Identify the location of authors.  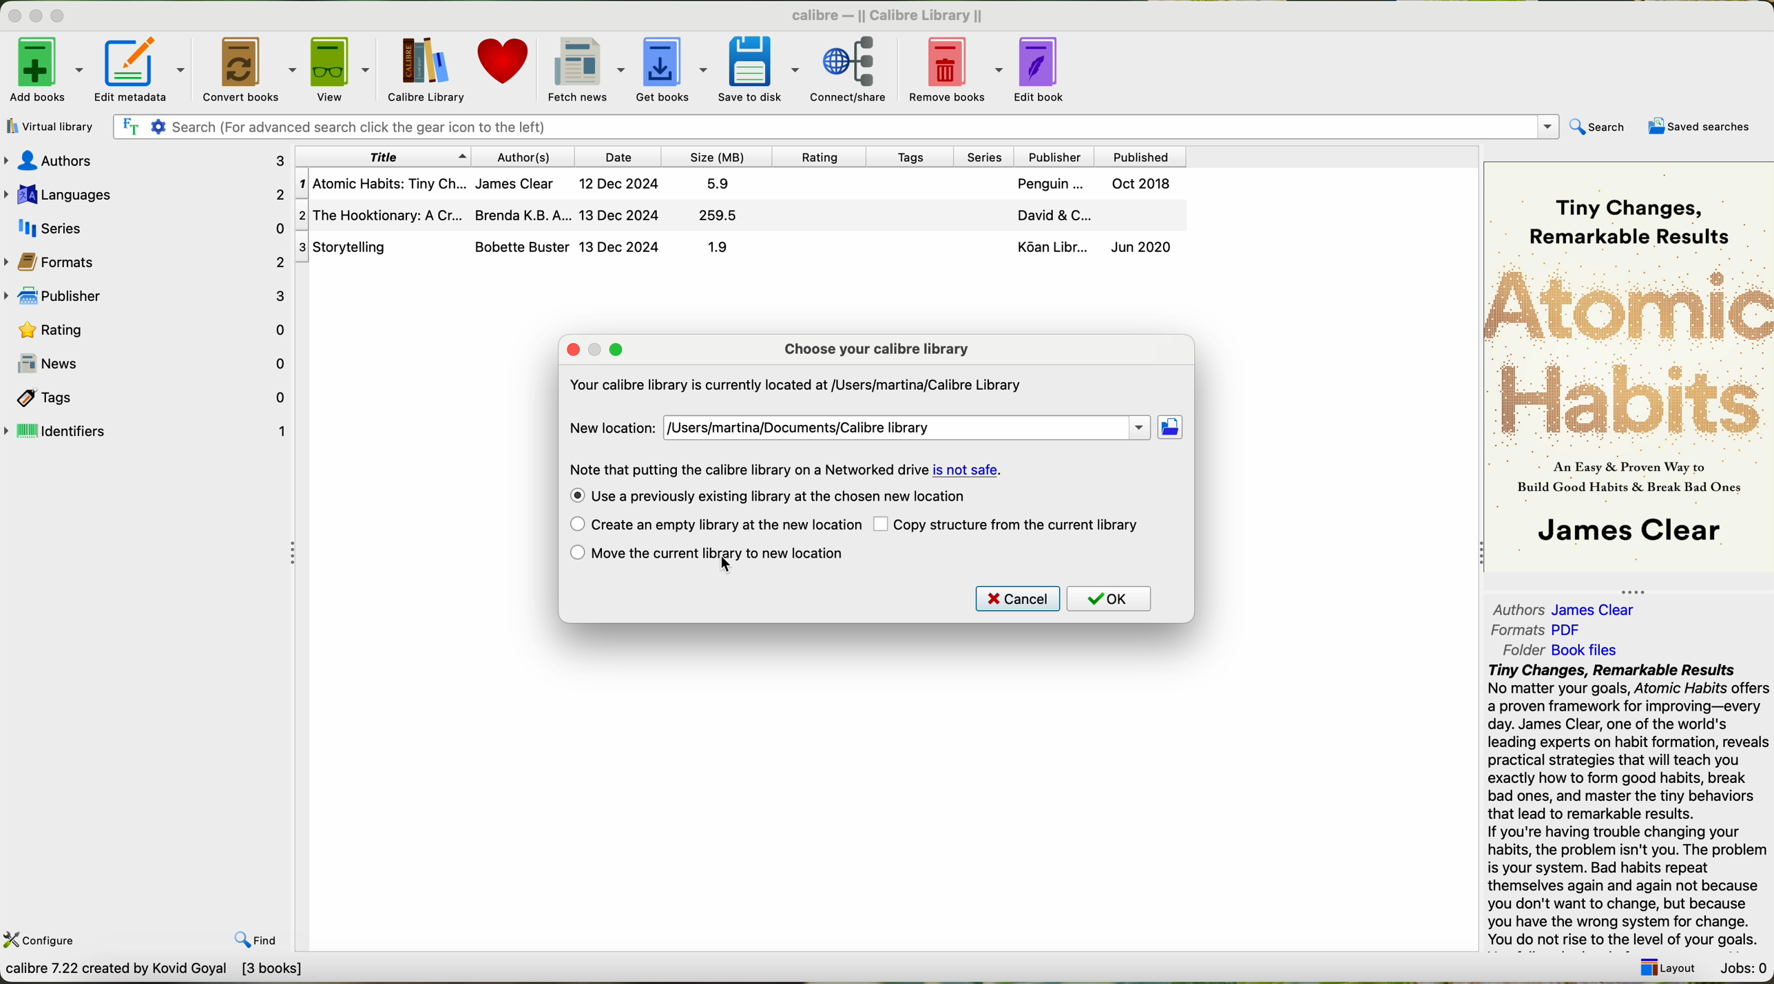
(1513, 607).